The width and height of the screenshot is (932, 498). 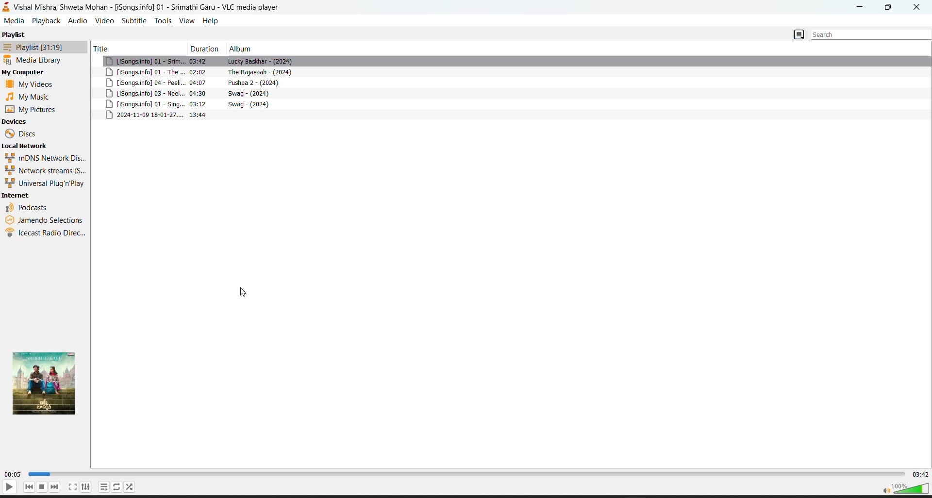 I want to click on 2024-11-09 18-01-27, so click(x=143, y=115).